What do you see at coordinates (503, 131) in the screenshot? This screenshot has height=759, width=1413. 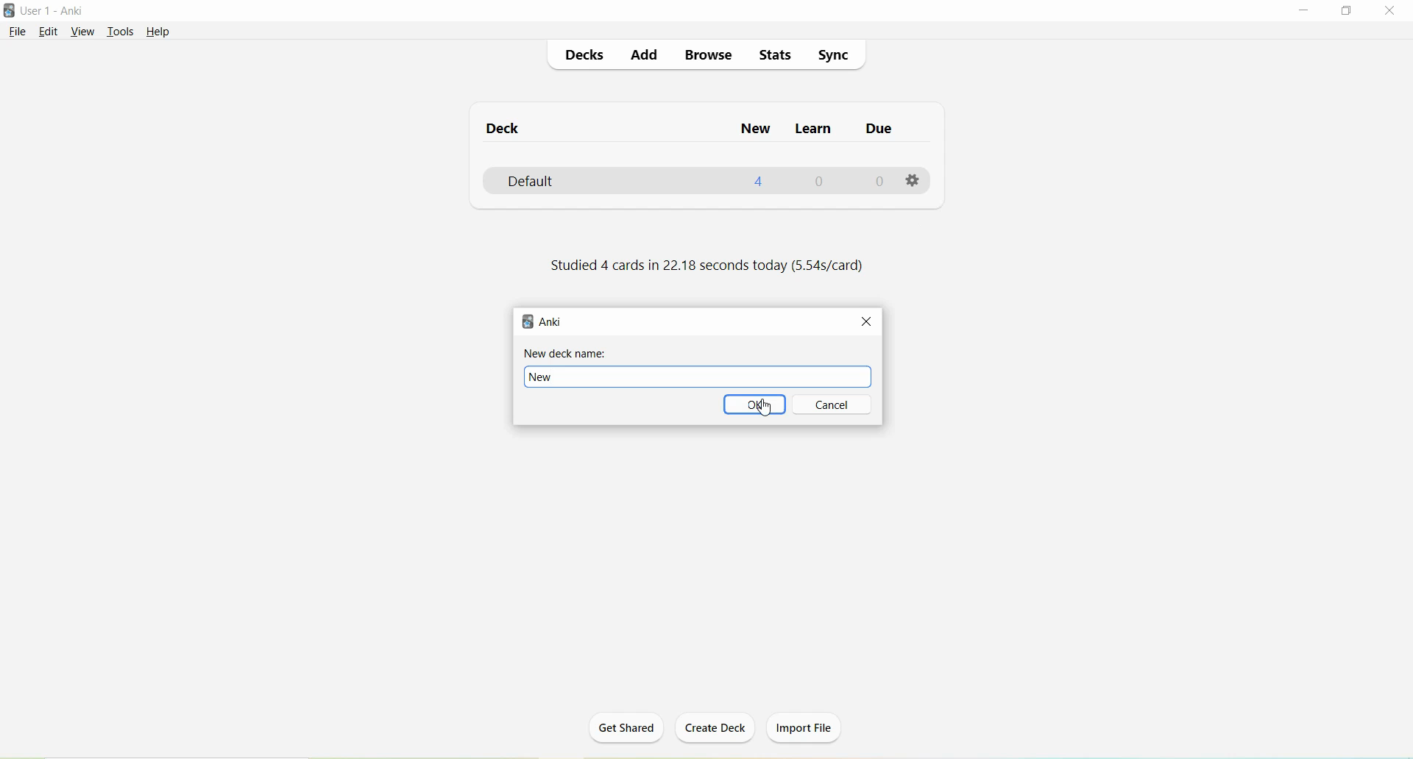 I see `Deck` at bounding box center [503, 131].